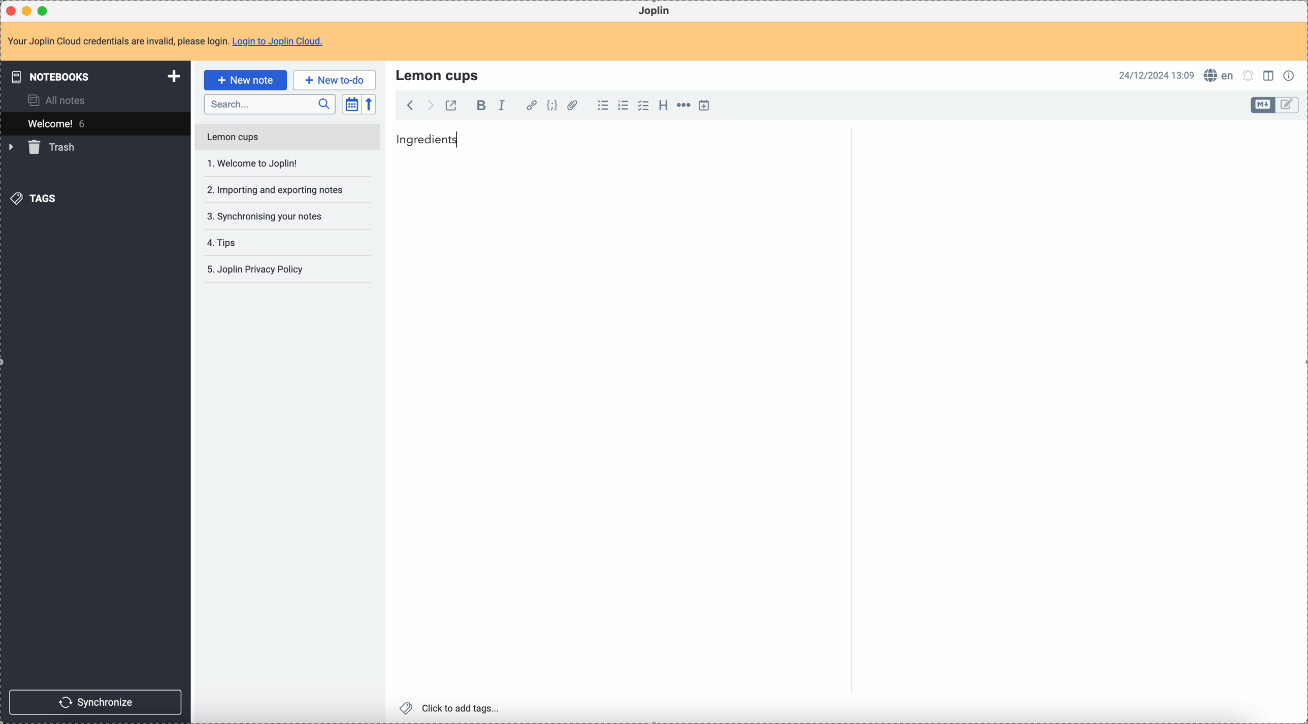 The width and height of the screenshot is (1308, 724). What do you see at coordinates (601, 106) in the screenshot?
I see `bulleted list` at bounding box center [601, 106].